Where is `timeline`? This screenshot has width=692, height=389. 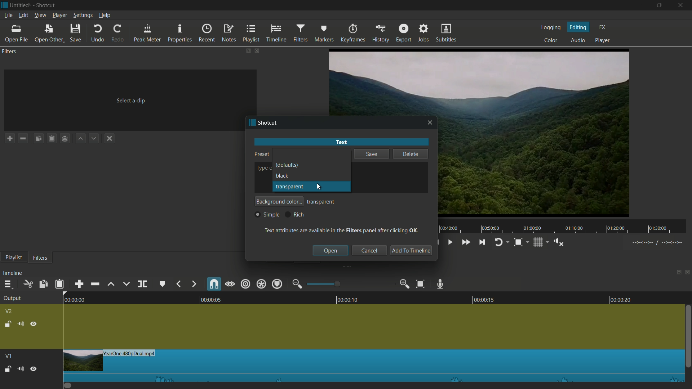 timeline is located at coordinates (13, 273).